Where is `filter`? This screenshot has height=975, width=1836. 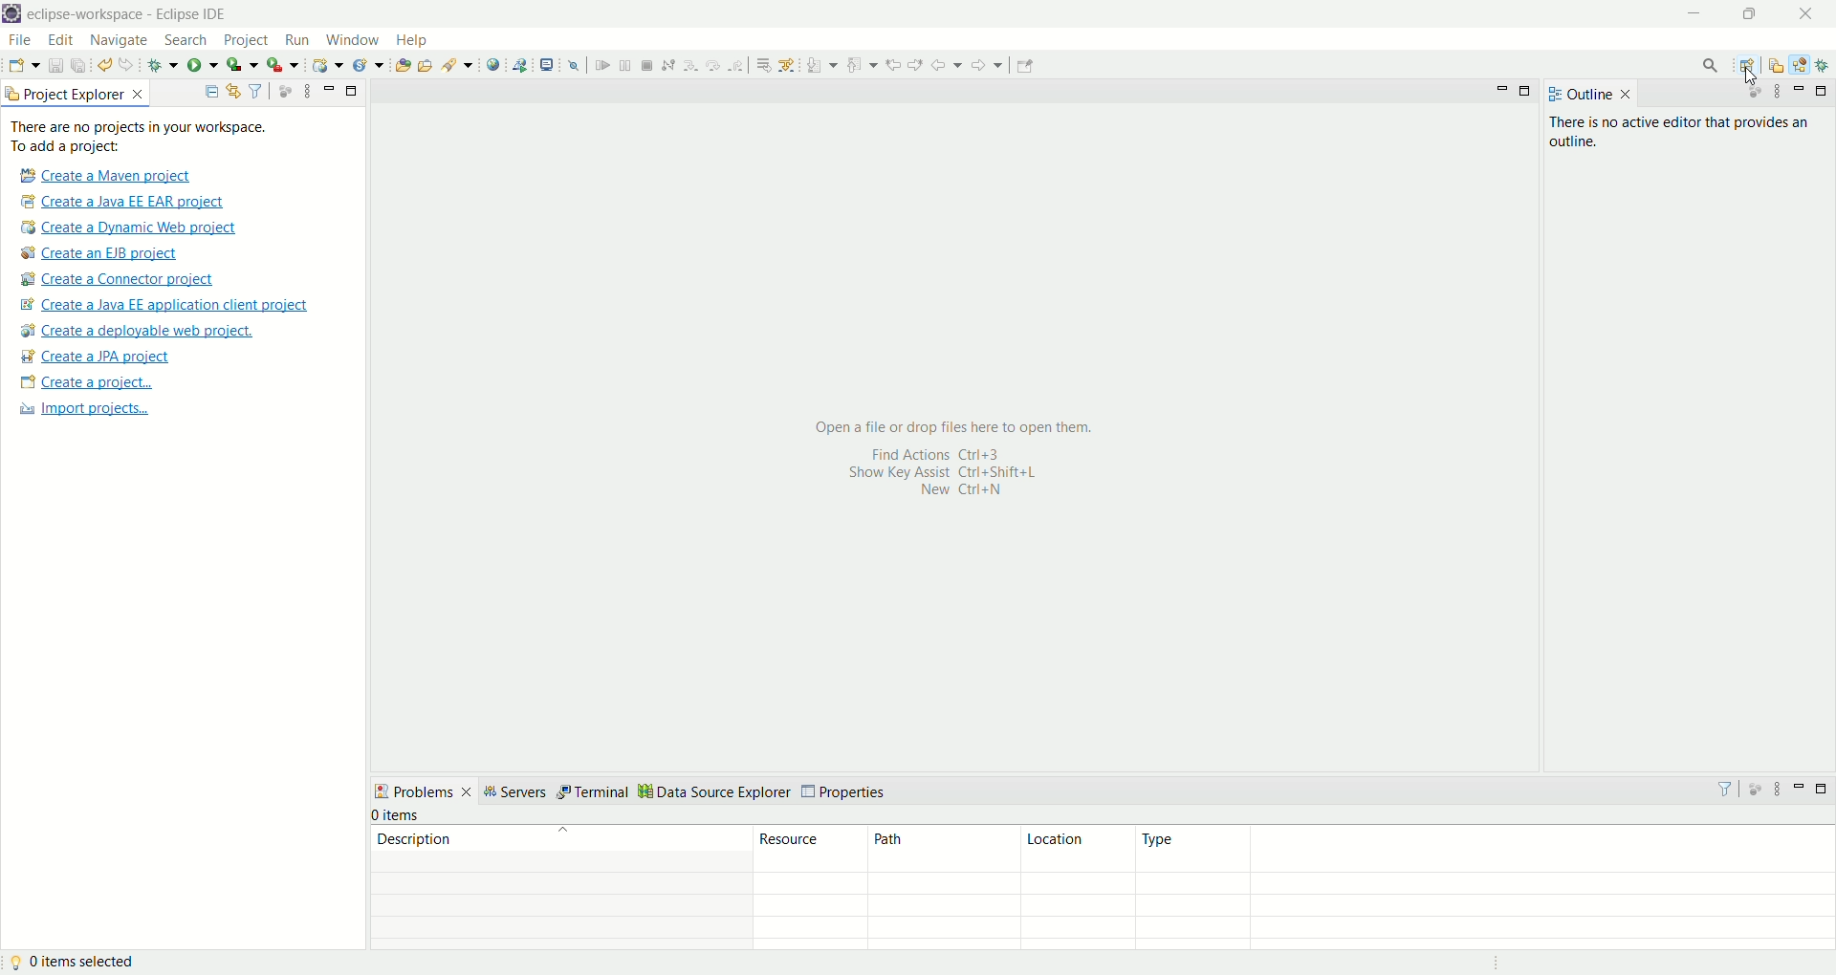
filter is located at coordinates (256, 89).